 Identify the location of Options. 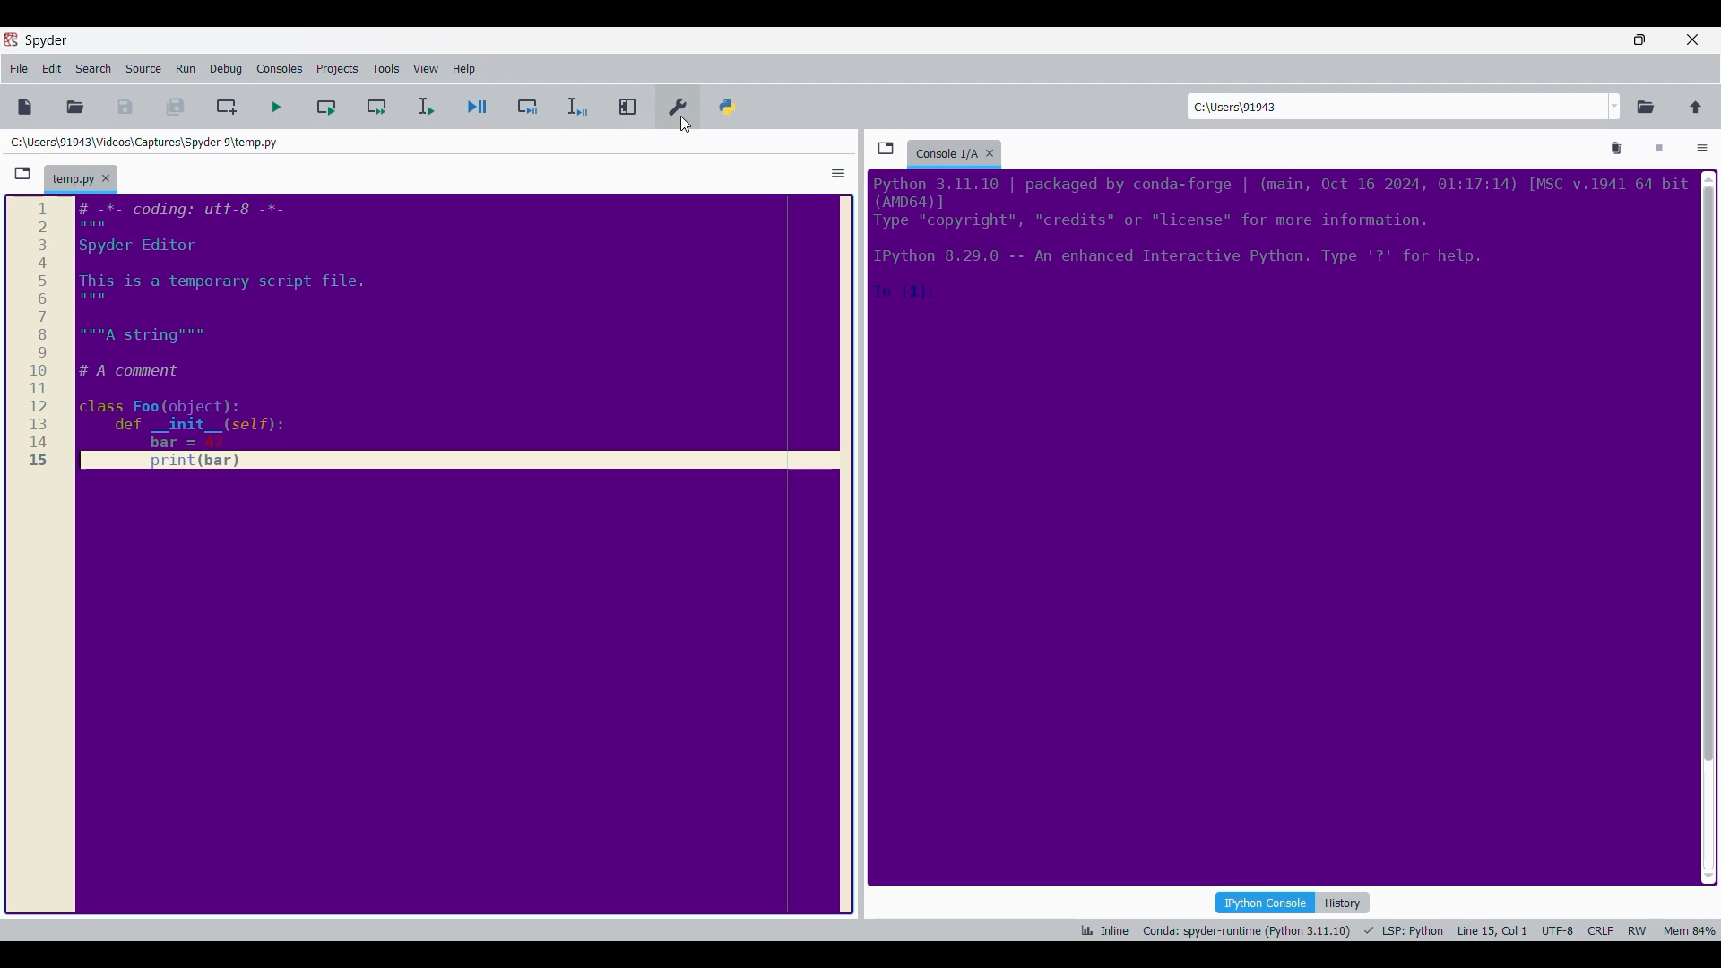
(838, 174).